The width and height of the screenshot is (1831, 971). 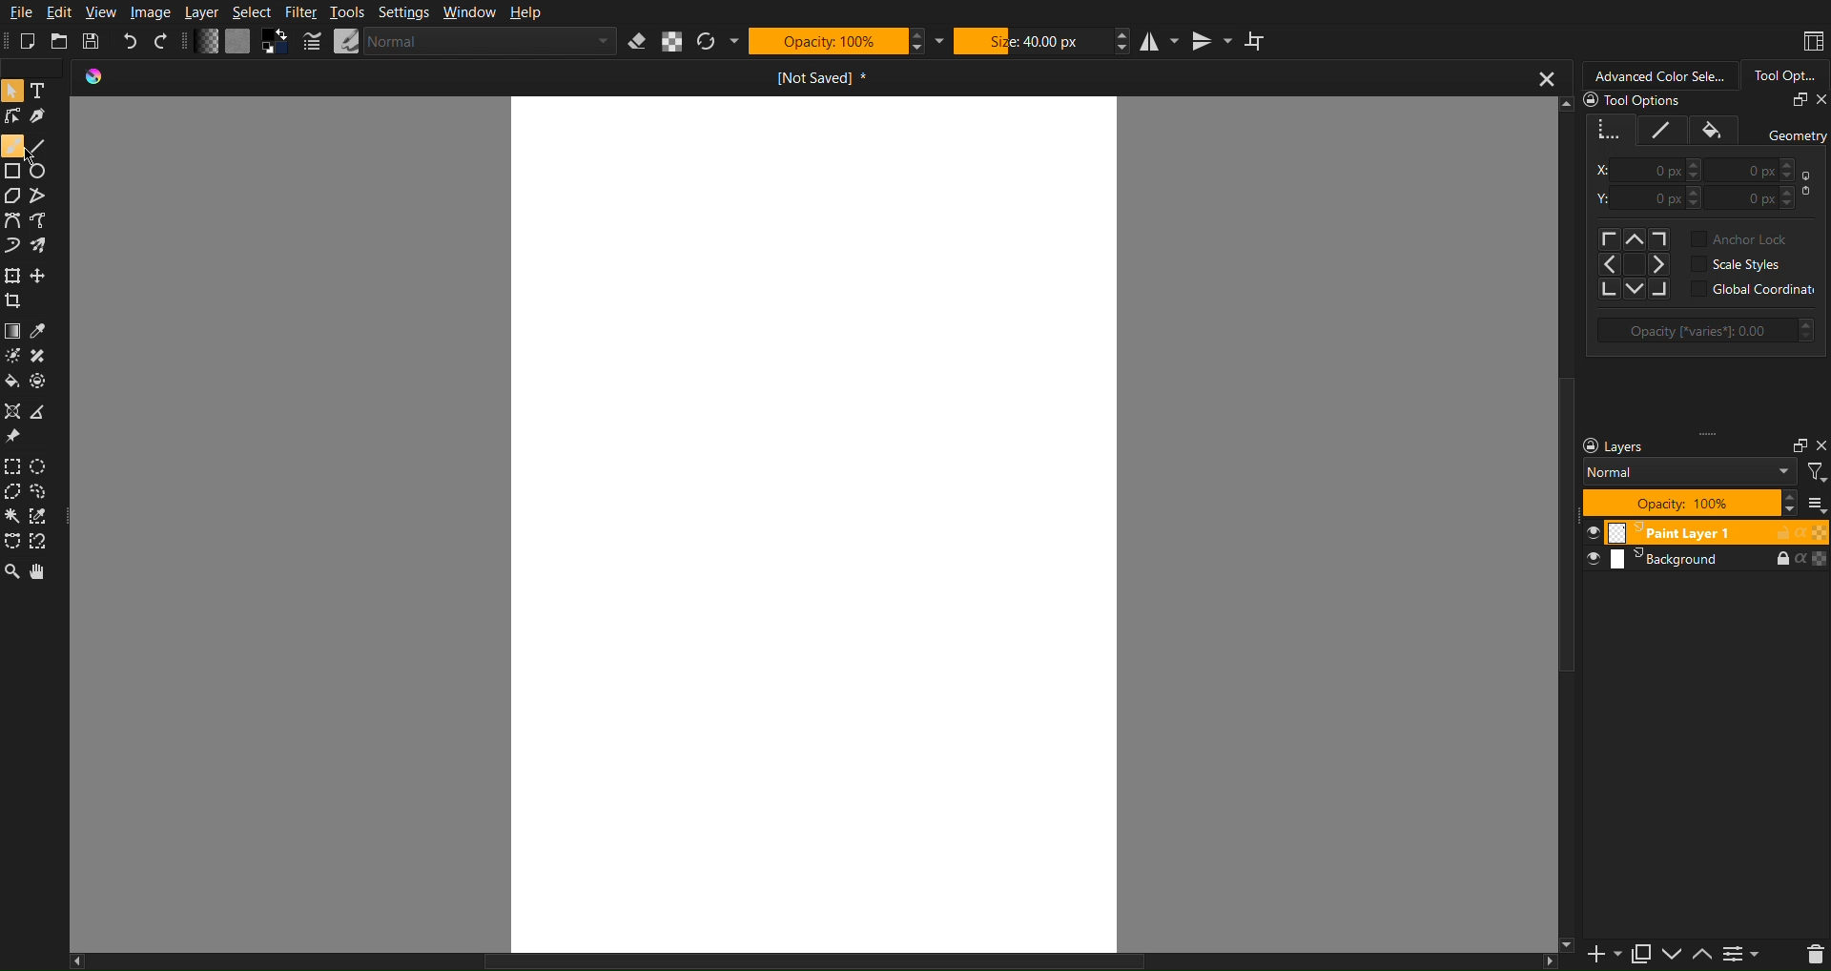 I want to click on Size, so click(x=1033, y=41).